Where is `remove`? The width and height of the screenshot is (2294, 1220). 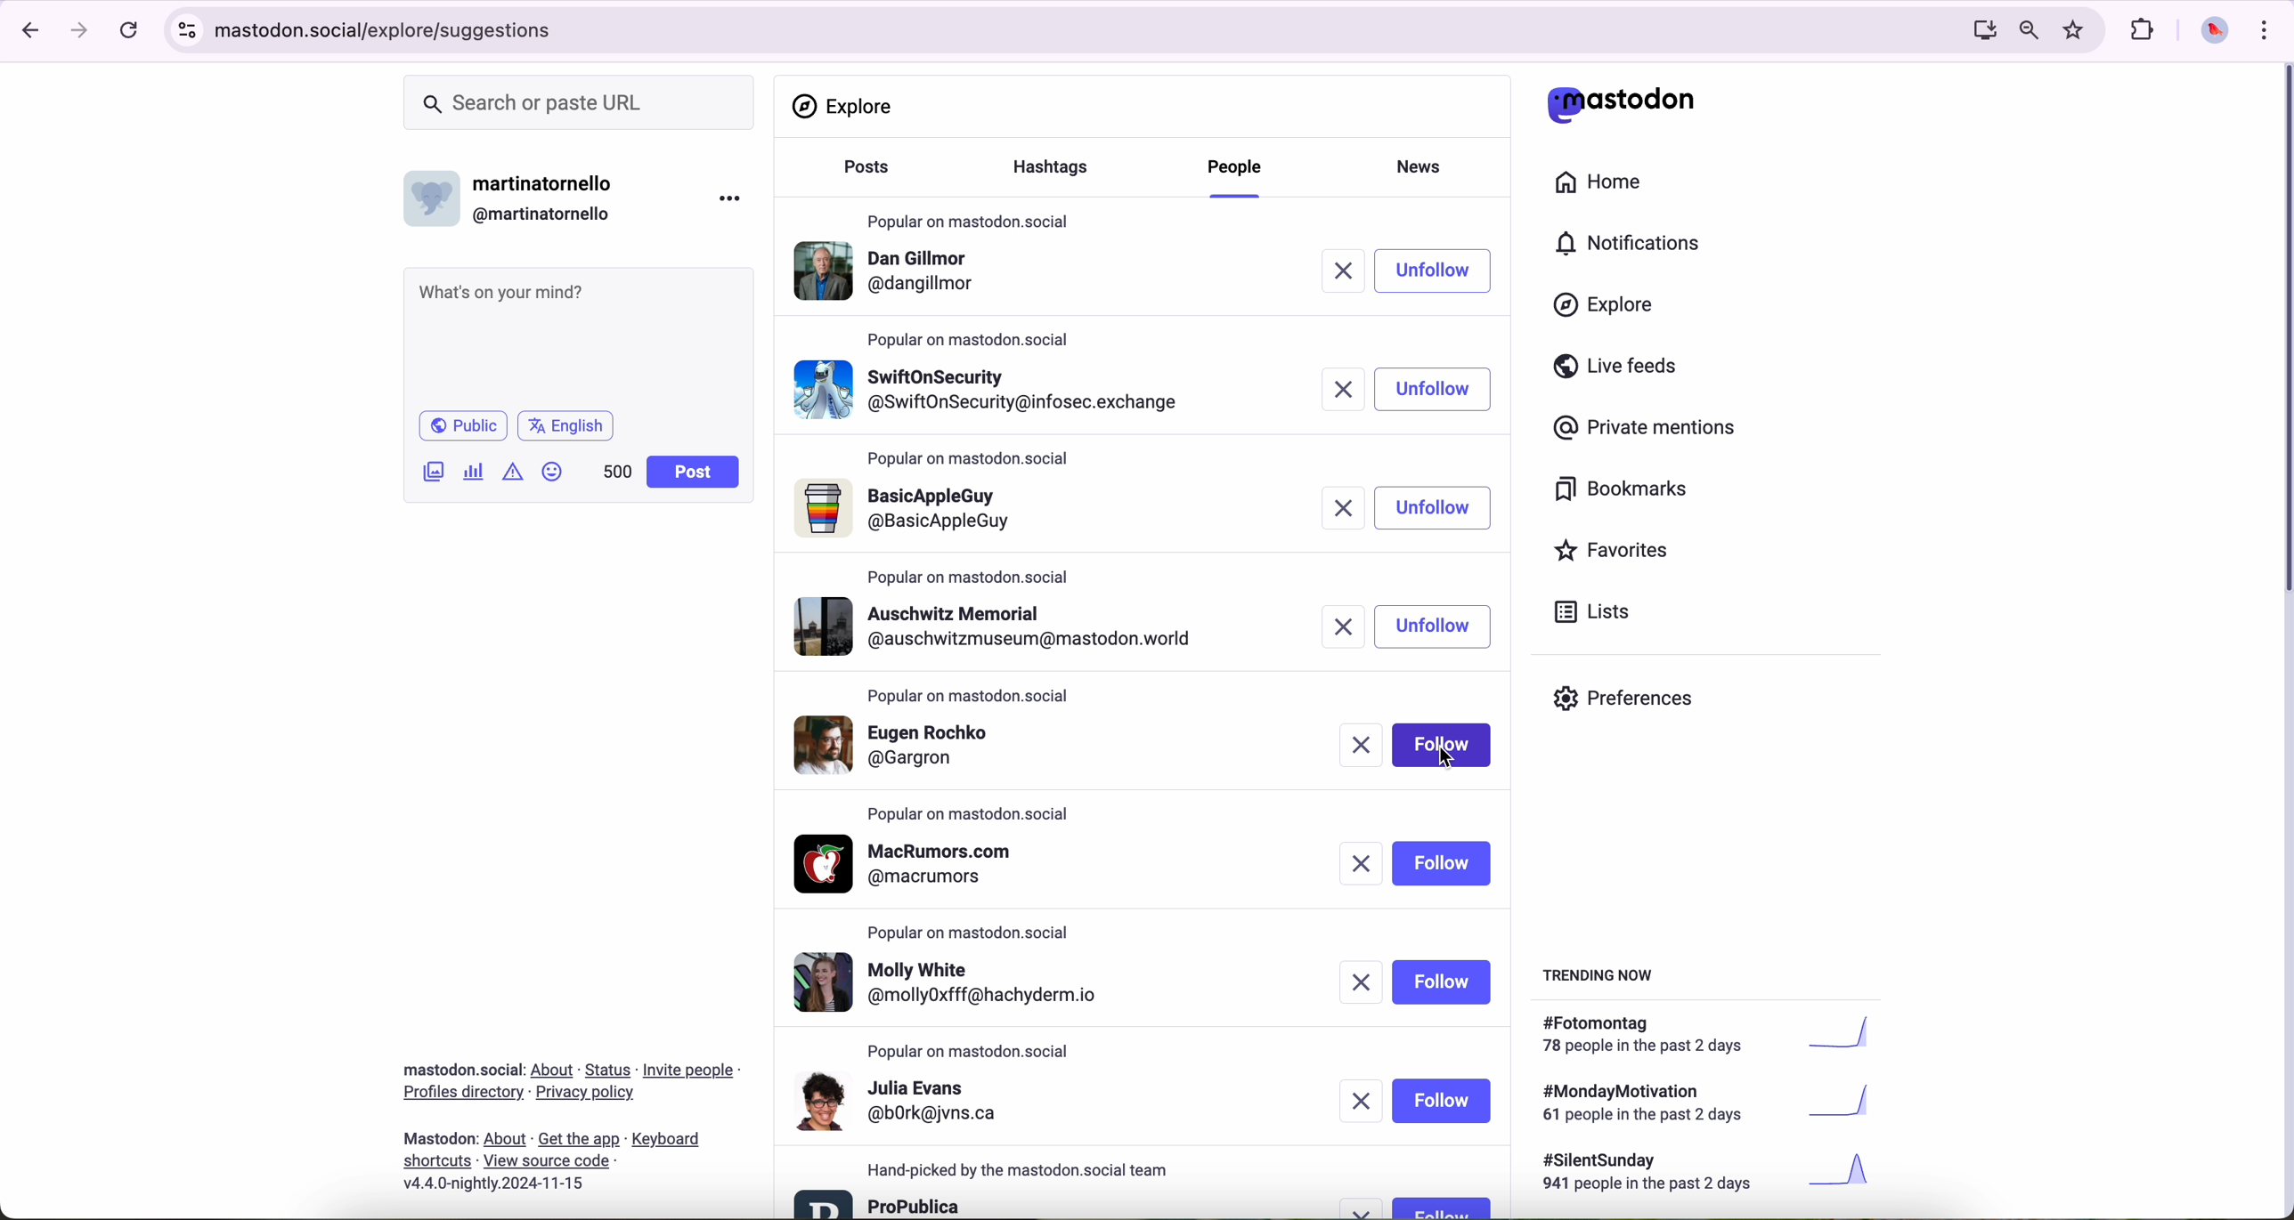
remove is located at coordinates (1361, 984).